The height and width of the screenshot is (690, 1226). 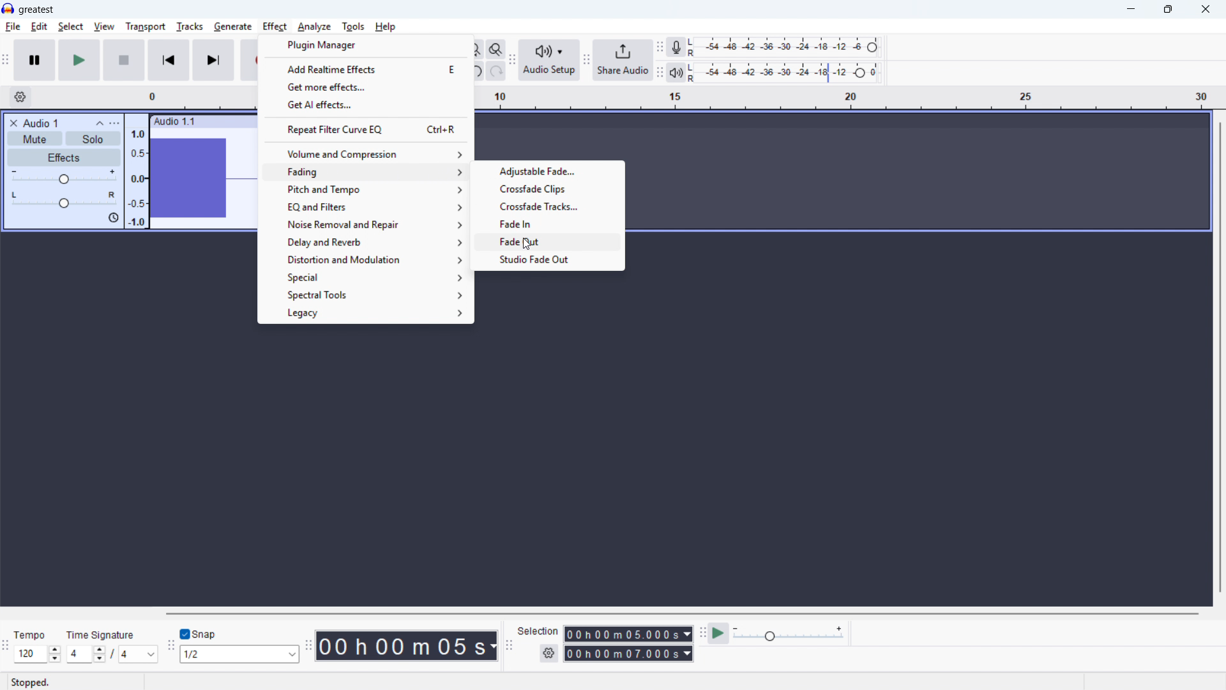 I want to click on Pan: Centre , so click(x=64, y=201).